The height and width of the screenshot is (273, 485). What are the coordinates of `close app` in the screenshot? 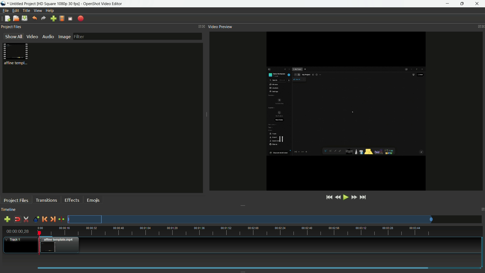 It's located at (478, 4).